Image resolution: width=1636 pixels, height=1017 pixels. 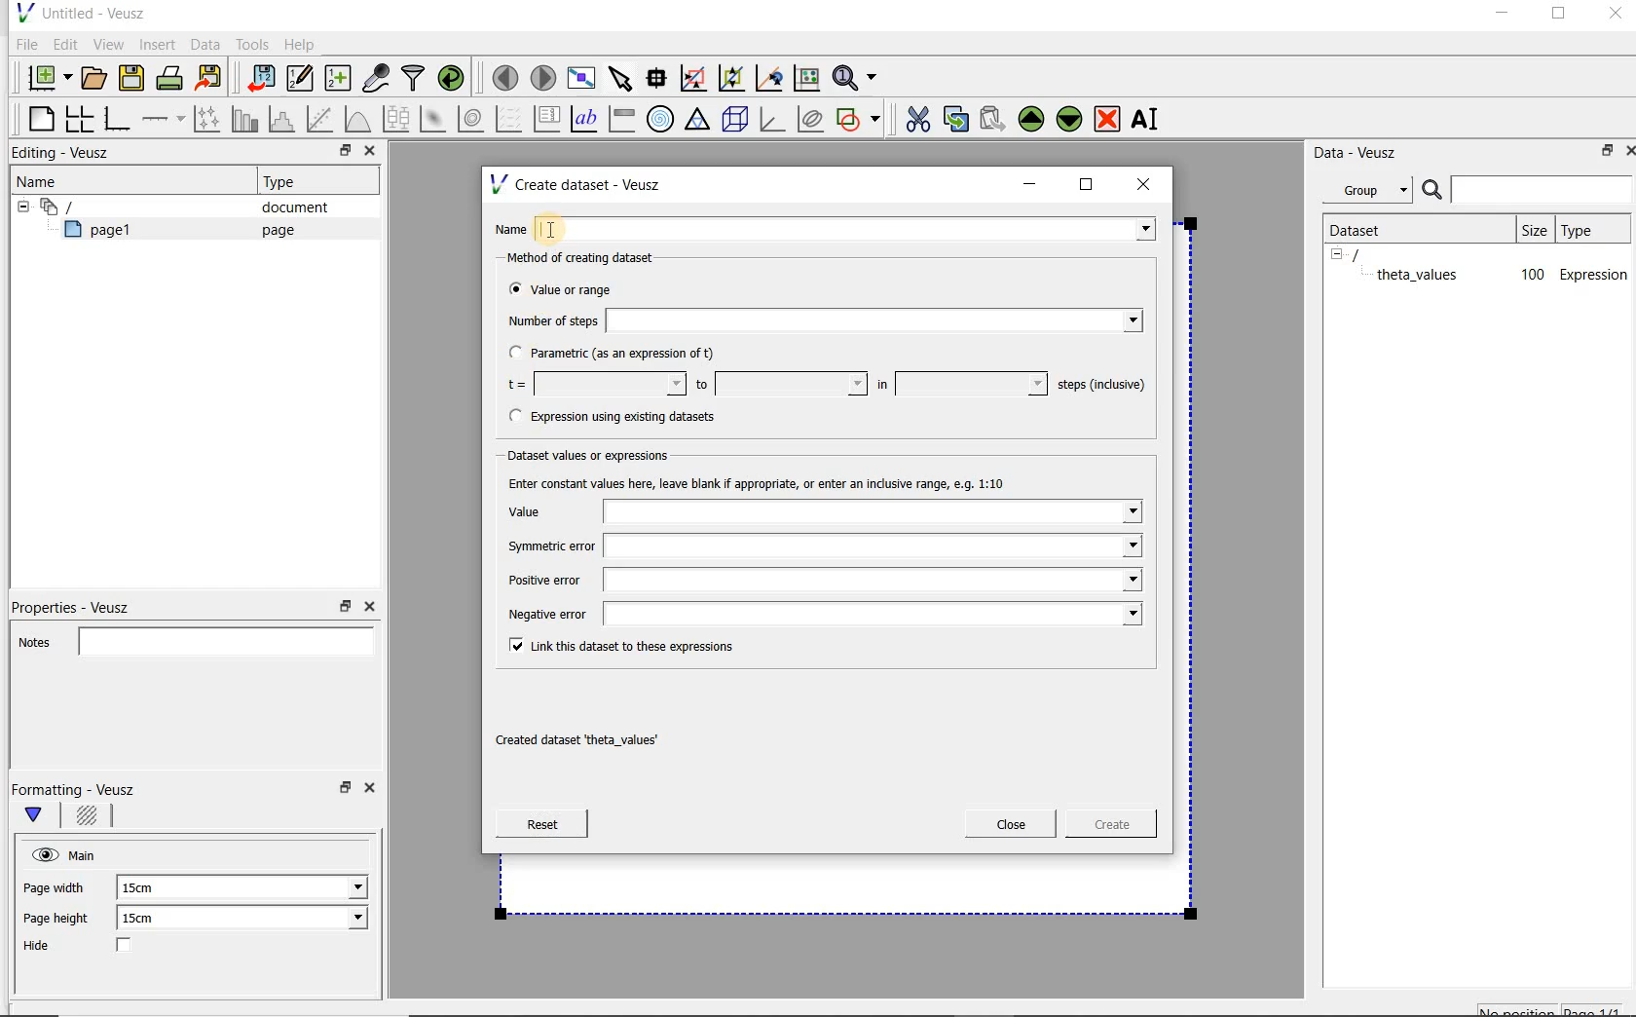 I want to click on Page height dropdown, so click(x=345, y=920).